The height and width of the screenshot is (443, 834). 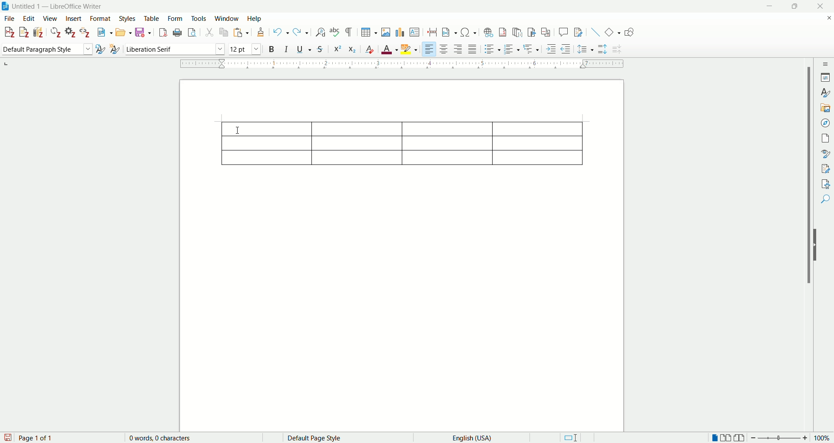 What do you see at coordinates (410, 49) in the screenshot?
I see `highlighting color` at bounding box center [410, 49].